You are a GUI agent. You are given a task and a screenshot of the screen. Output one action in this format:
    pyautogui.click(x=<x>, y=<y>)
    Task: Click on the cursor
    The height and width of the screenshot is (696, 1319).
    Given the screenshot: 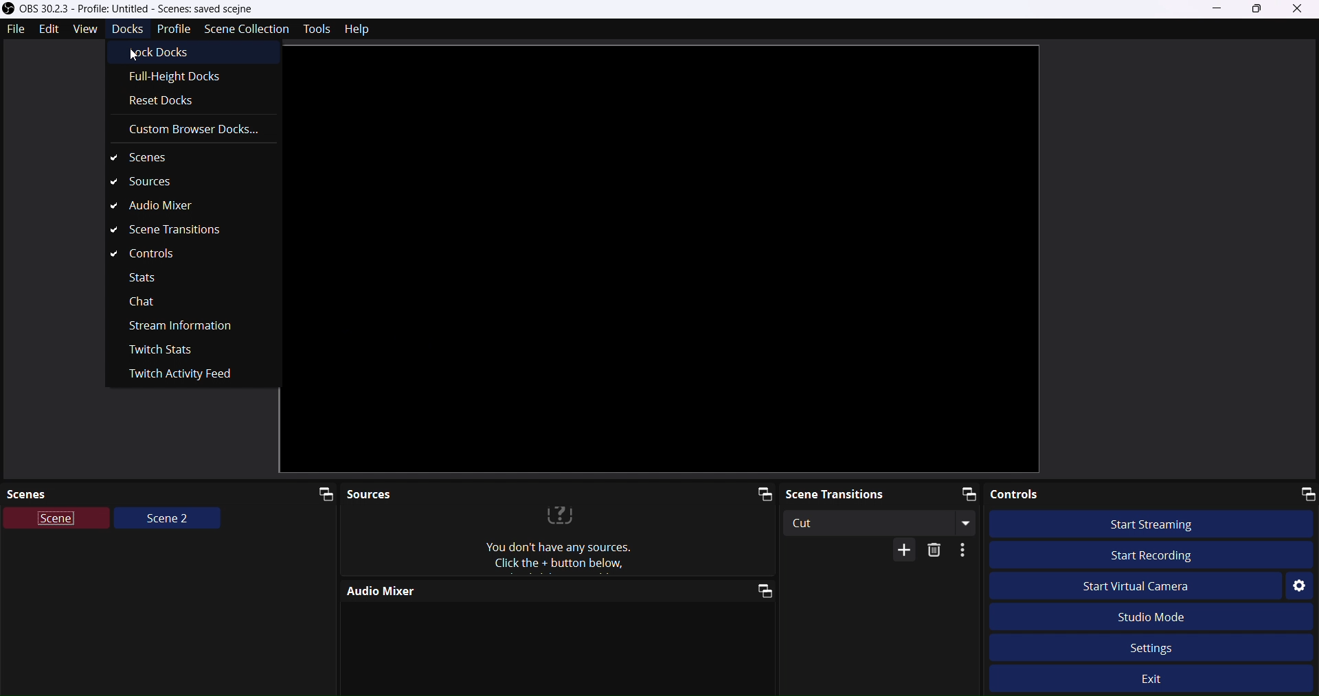 What is the action you would take?
    pyautogui.click(x=135, y=54)
    